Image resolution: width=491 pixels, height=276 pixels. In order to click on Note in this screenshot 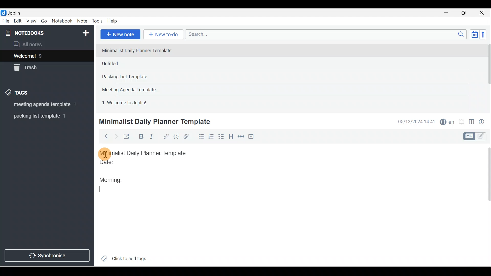, I will do `click(82, 21)`.